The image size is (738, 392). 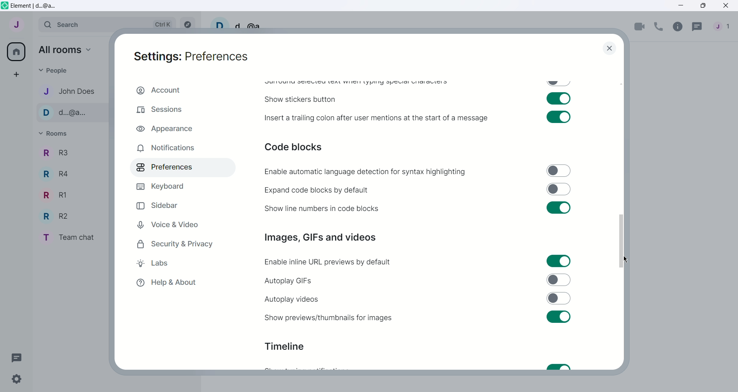 What do you see at coordinates (558, 208) in the screenshot?
I see `Toggle swtich on for show line numbers in code blocks` at bounding box center [558, 208].